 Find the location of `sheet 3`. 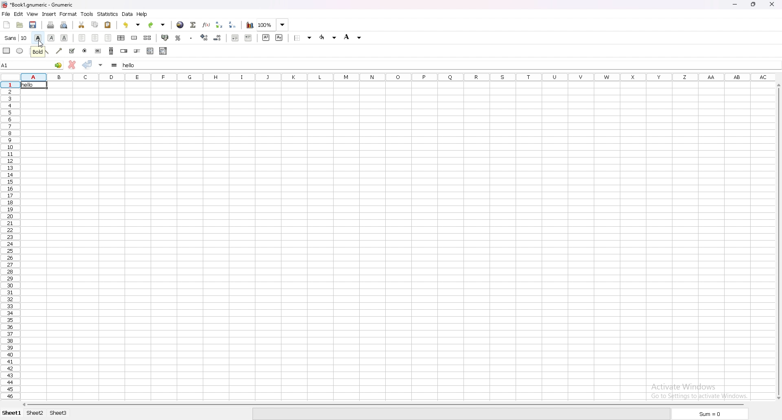

sheet 3 is located at coordinates (60, 413).